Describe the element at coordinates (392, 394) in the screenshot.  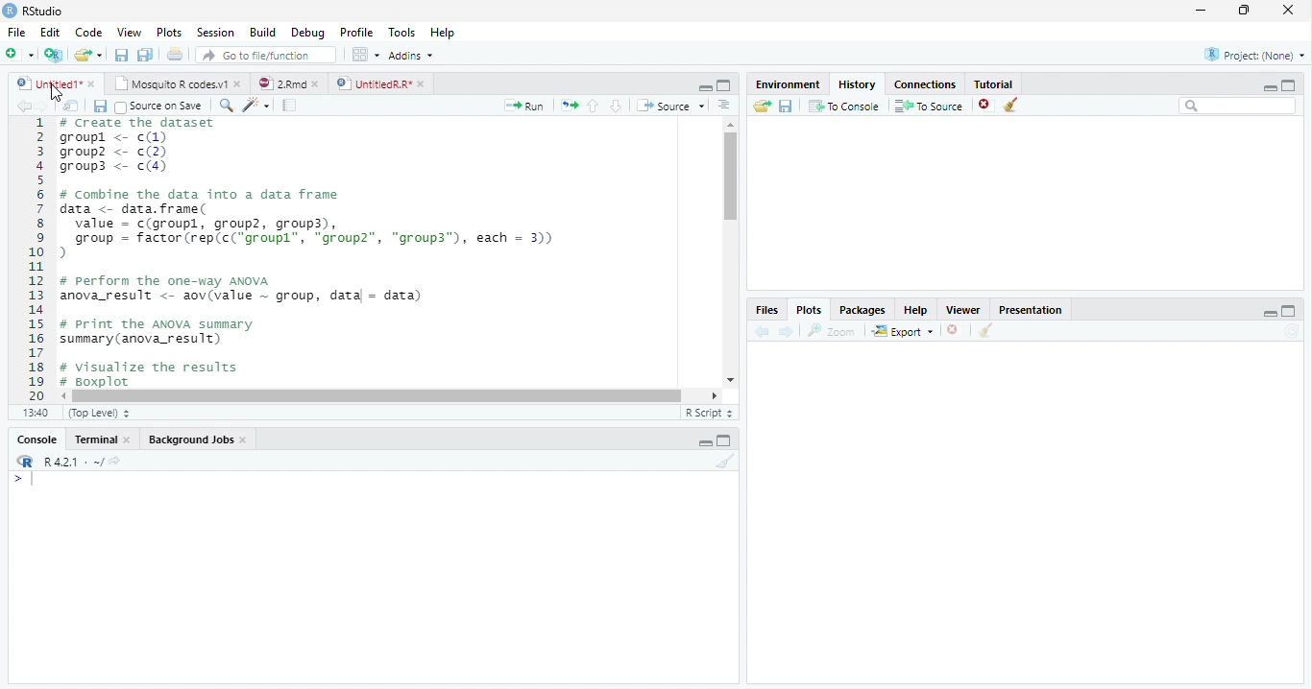
I see `Scrollbar` at that location.